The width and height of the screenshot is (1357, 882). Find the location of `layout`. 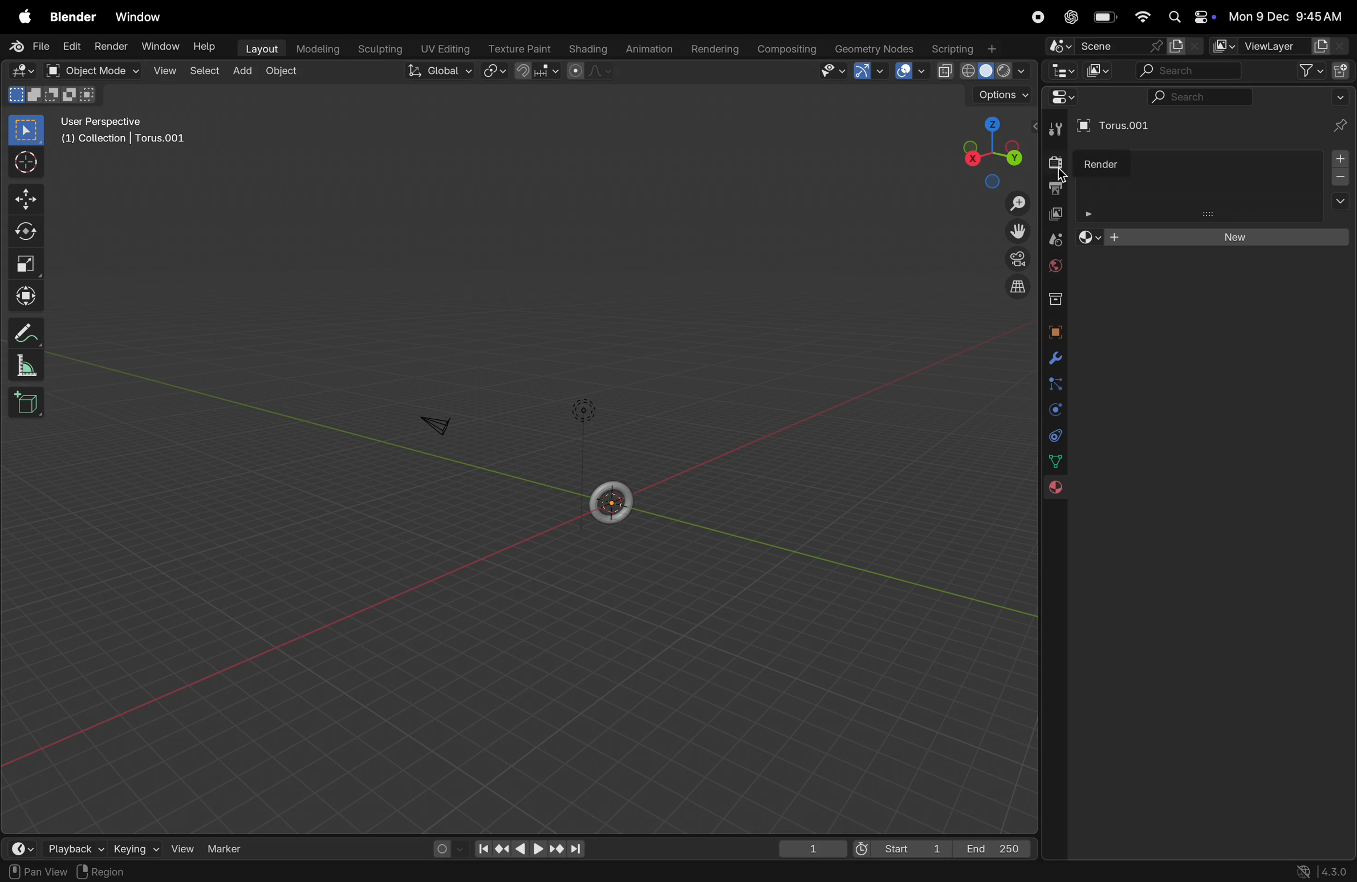

layout is located at coordinates (261, 47).